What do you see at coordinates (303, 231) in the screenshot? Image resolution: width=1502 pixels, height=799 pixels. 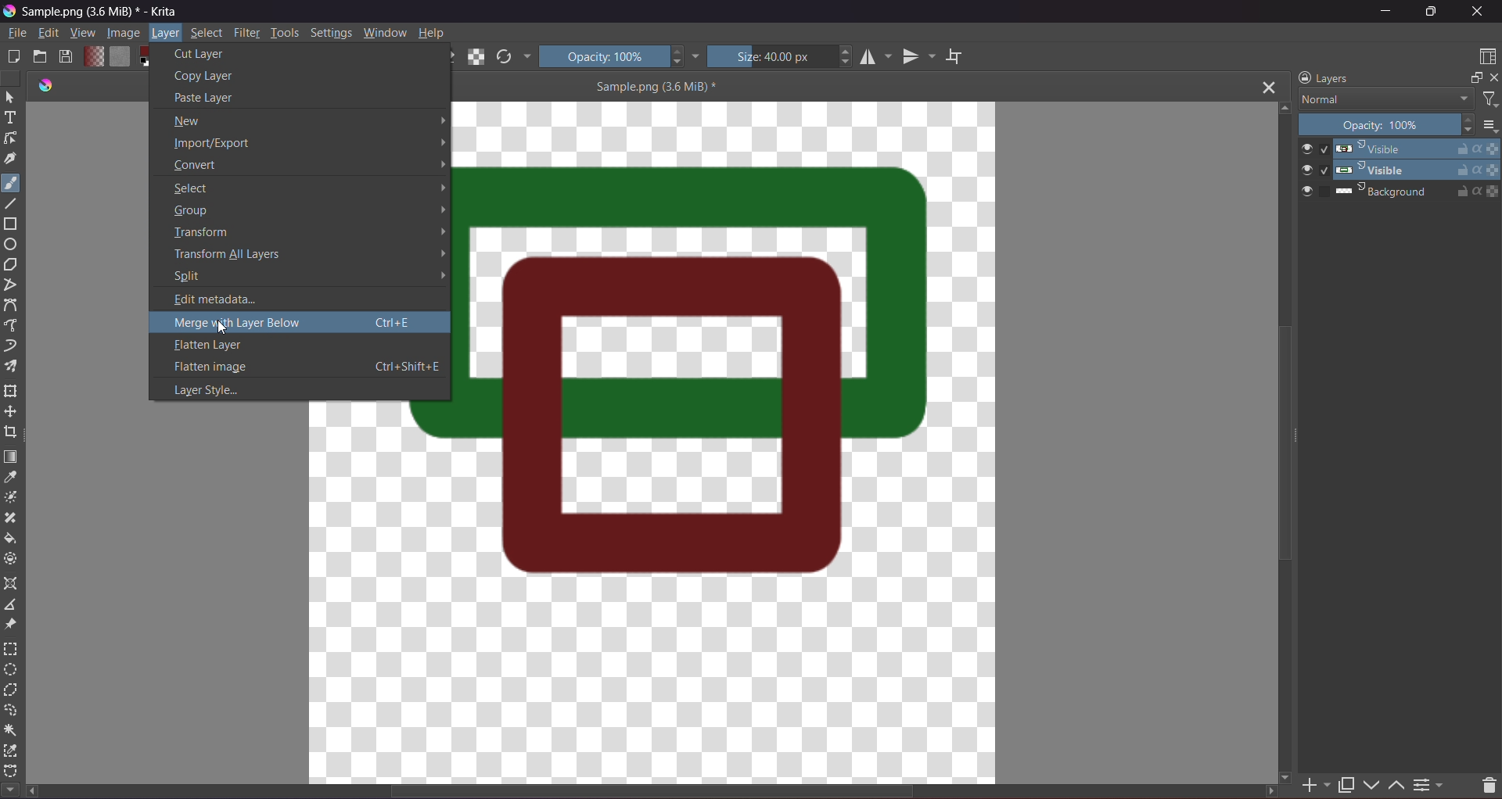 I see `Transform` at bounding box center [303, 231].